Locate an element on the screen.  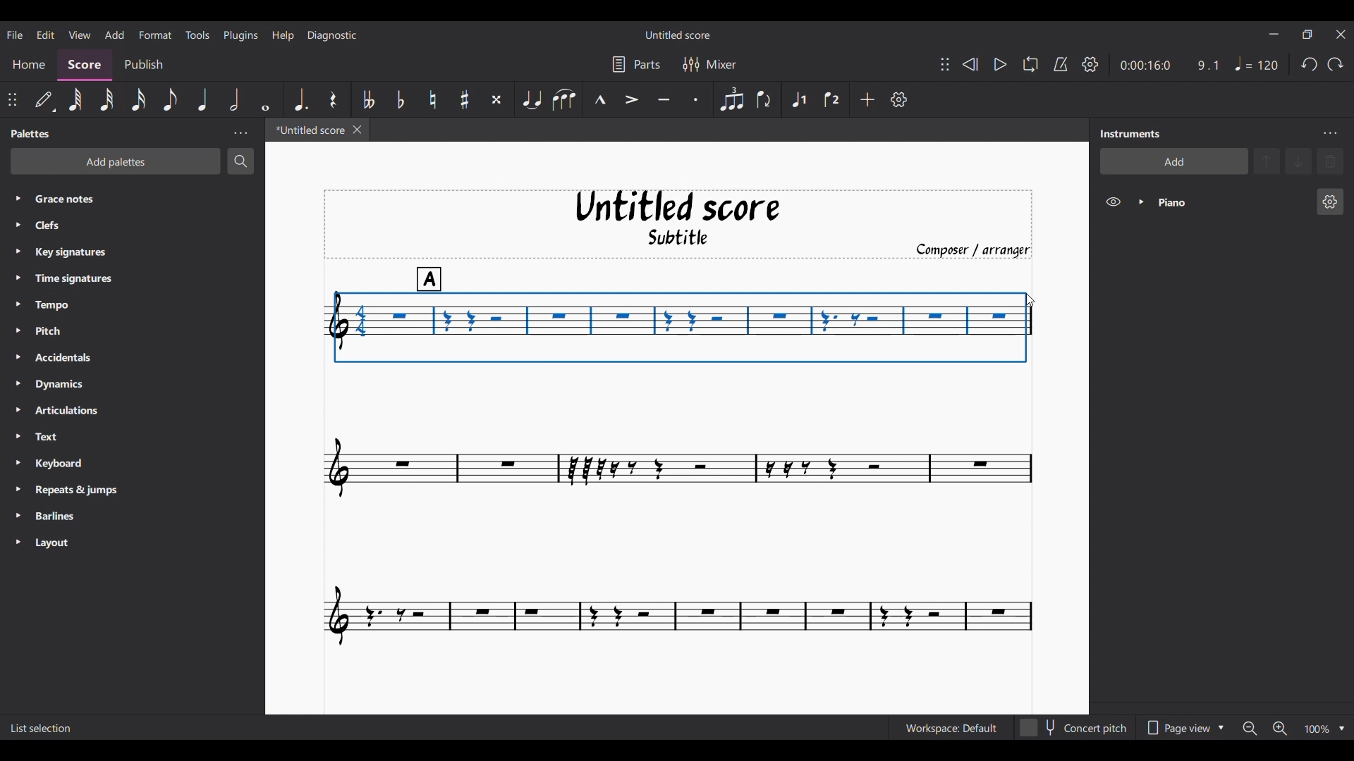
Voice 1 is located at coordinates (798, 100).